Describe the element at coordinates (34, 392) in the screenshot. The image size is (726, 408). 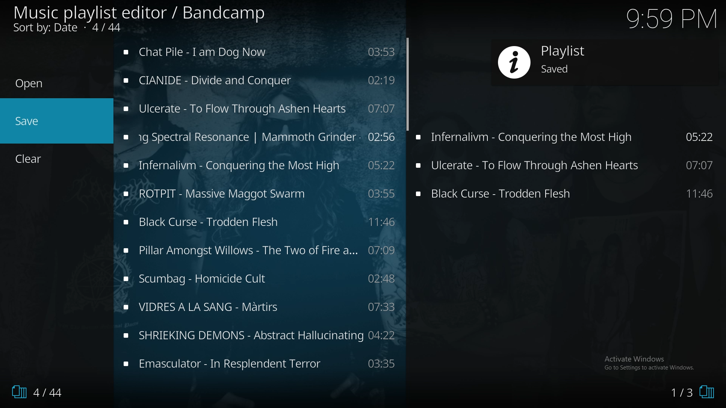
I see `7/44` at that location.